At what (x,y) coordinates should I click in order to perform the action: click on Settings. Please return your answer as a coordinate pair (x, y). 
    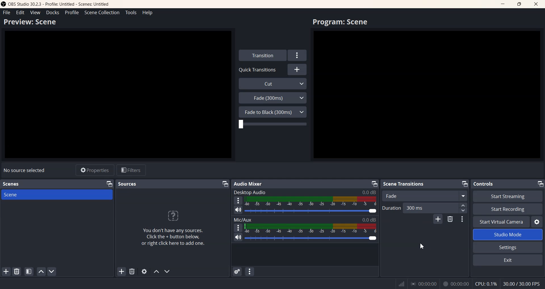
    Looking at the image, I should click on (144, 272).